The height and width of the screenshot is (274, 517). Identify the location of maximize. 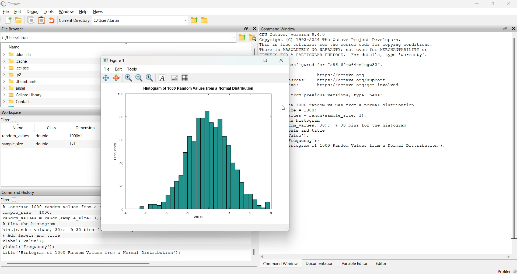
(505, 28).